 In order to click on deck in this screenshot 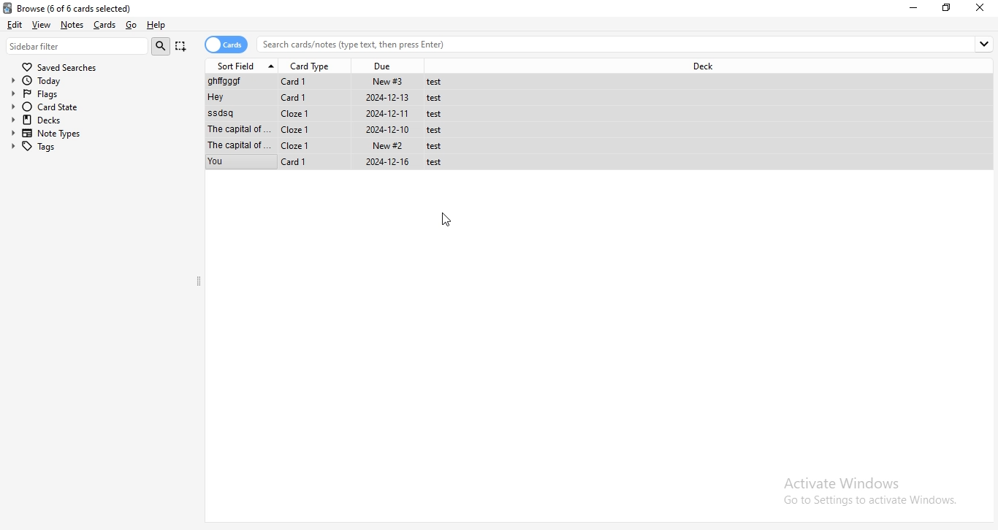, I will do `click(703, 66)`.